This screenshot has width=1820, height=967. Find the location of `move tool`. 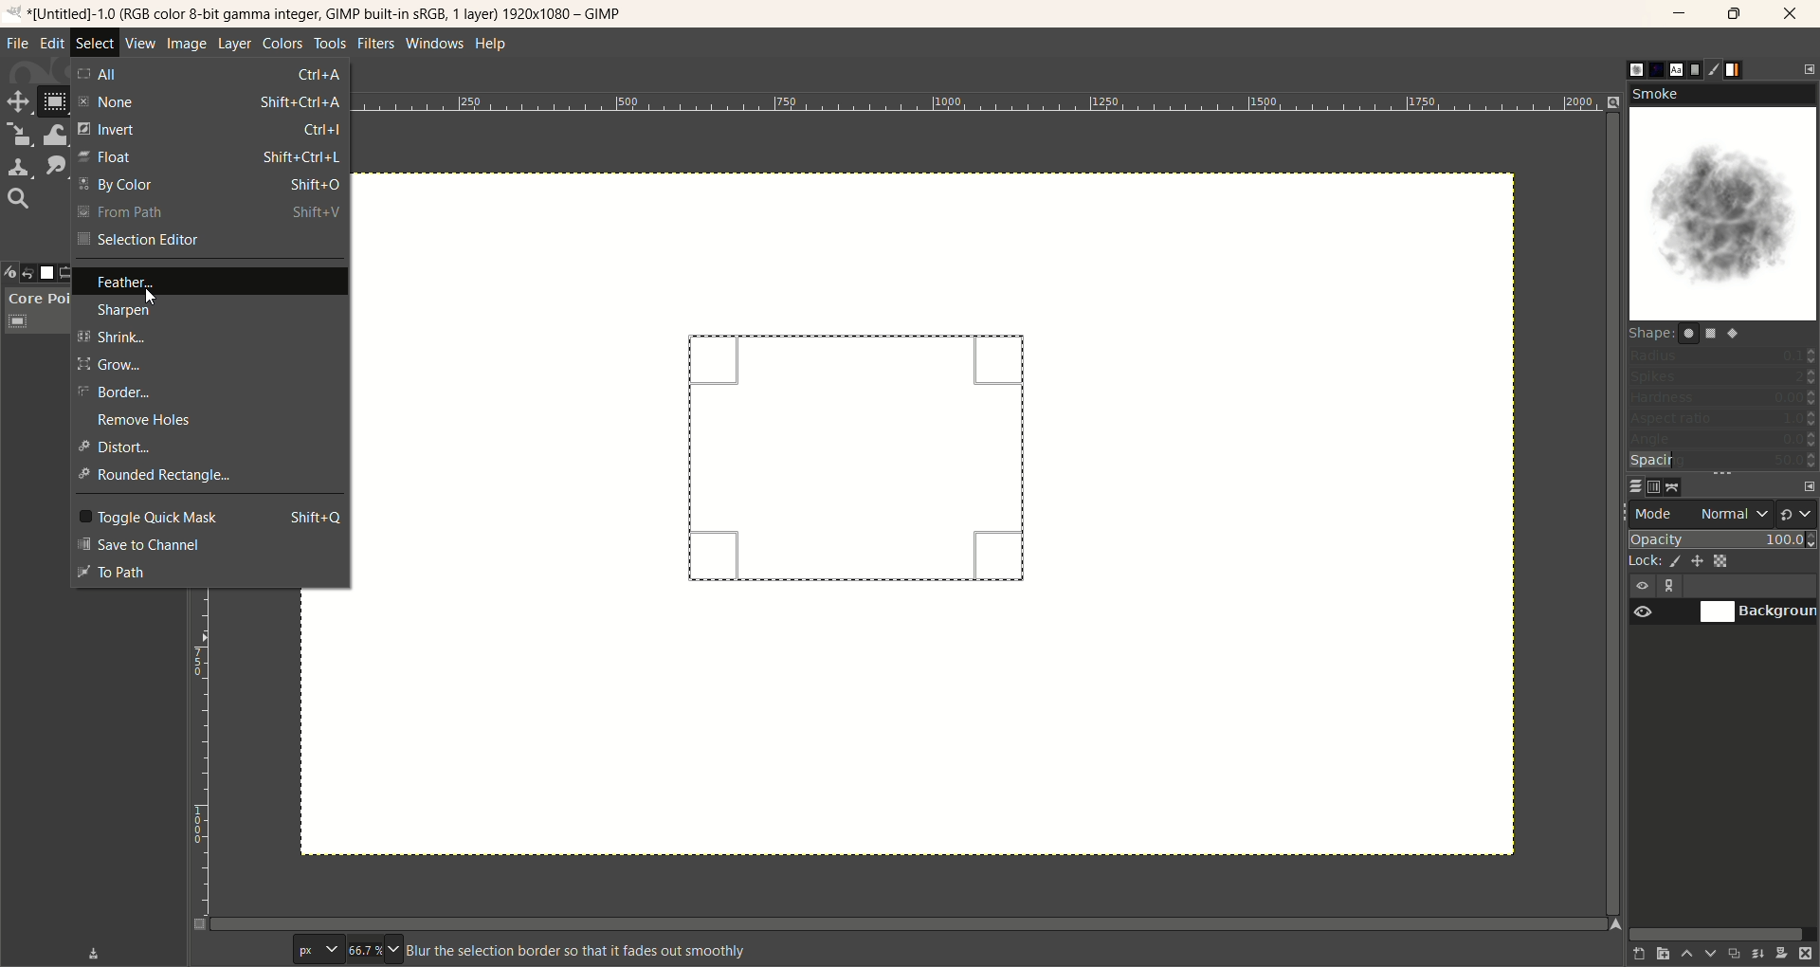

move tool is located at coordinates (17, 100).